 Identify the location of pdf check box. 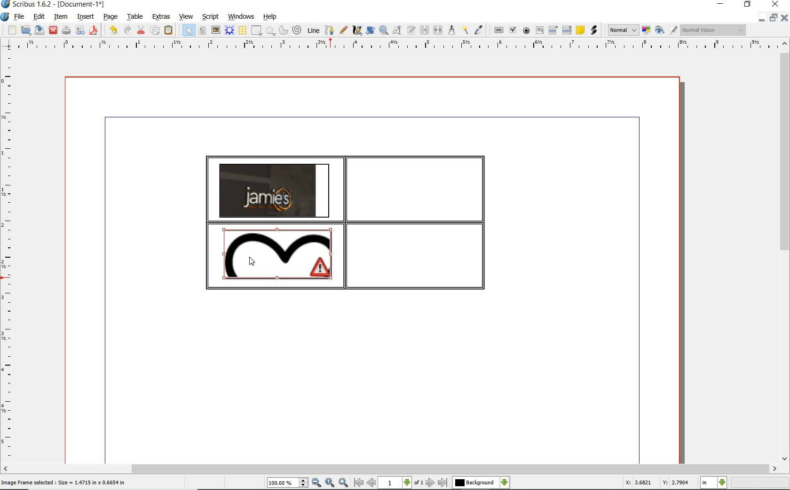
(514, 31).